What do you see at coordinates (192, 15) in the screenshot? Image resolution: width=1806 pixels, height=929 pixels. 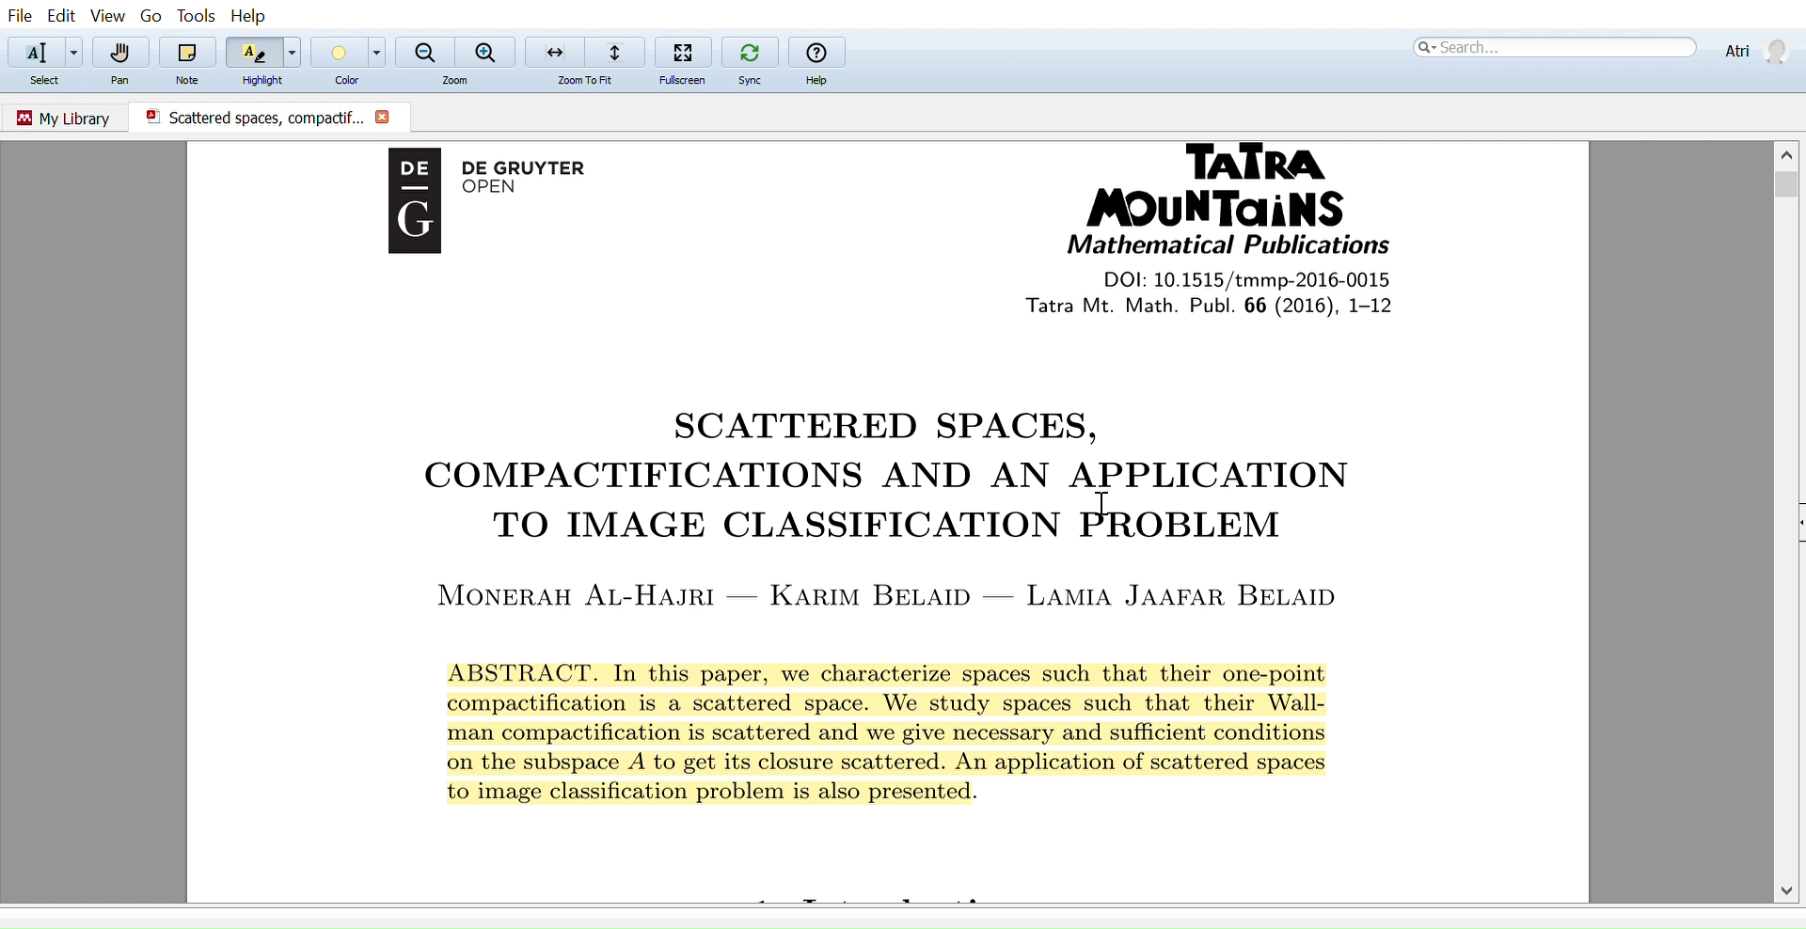 I see `Tools` at bounding box center [192, 15].